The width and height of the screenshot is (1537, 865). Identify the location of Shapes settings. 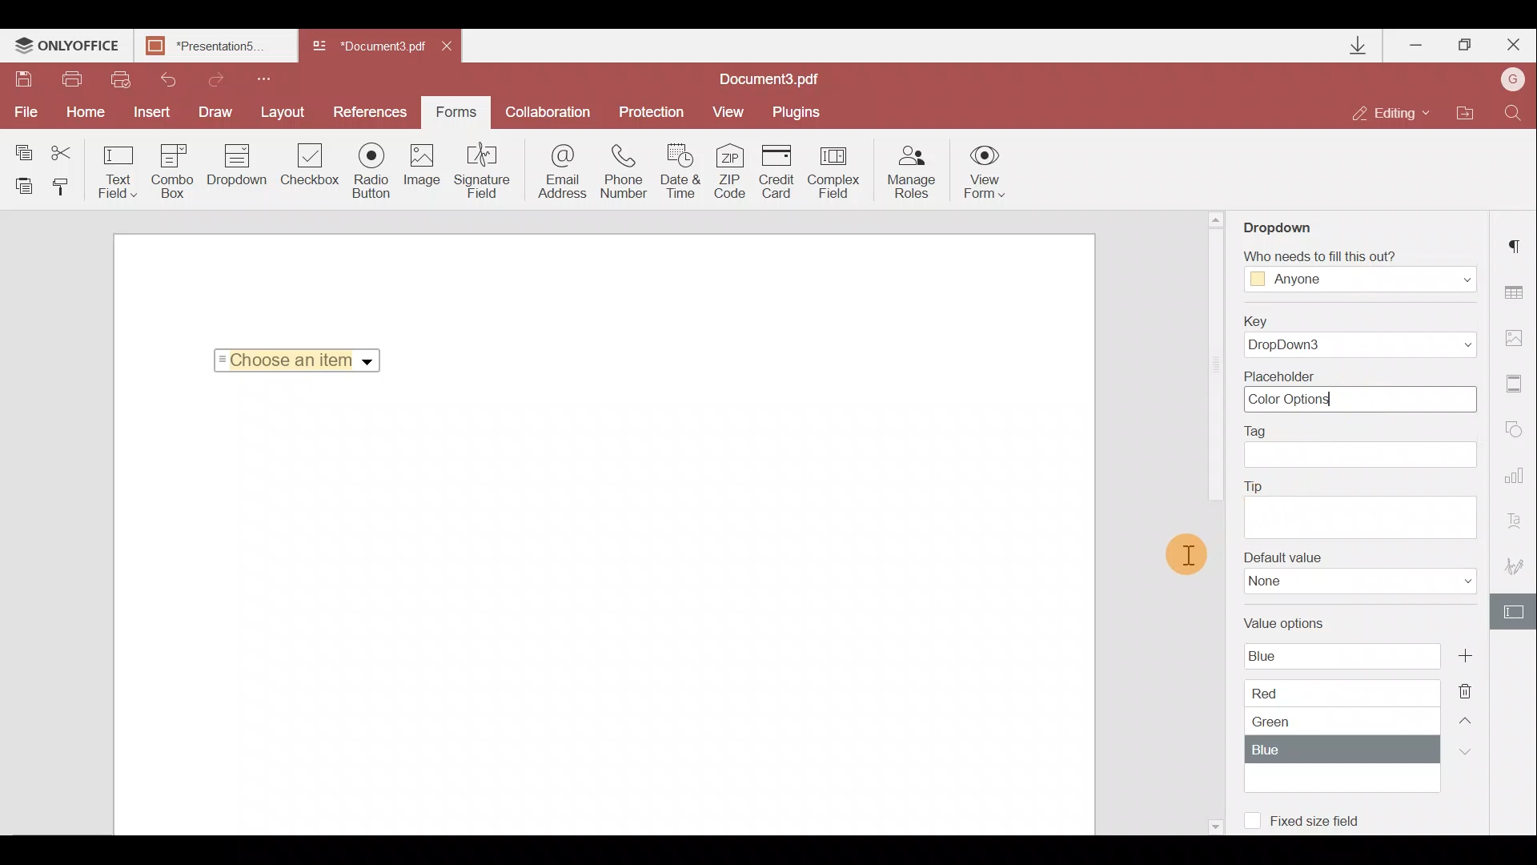
(1519, 431).